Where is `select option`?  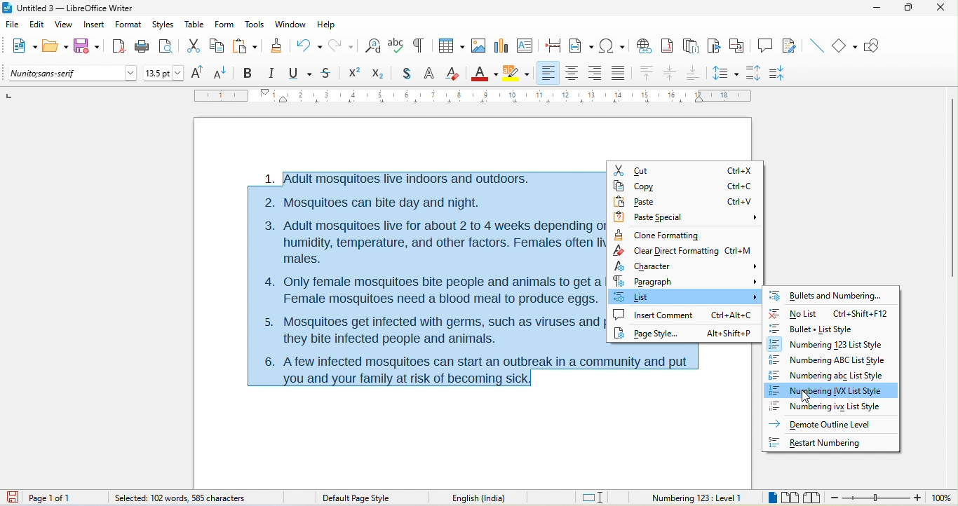
select option is located at coordinates (687, 296).